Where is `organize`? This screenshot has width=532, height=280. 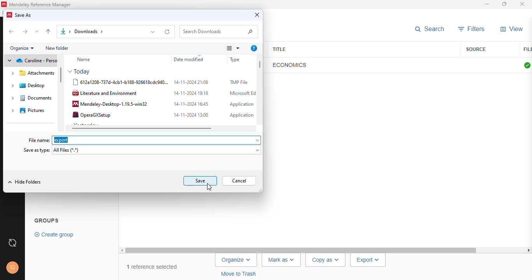
organize is located at coordinates (236, 260).